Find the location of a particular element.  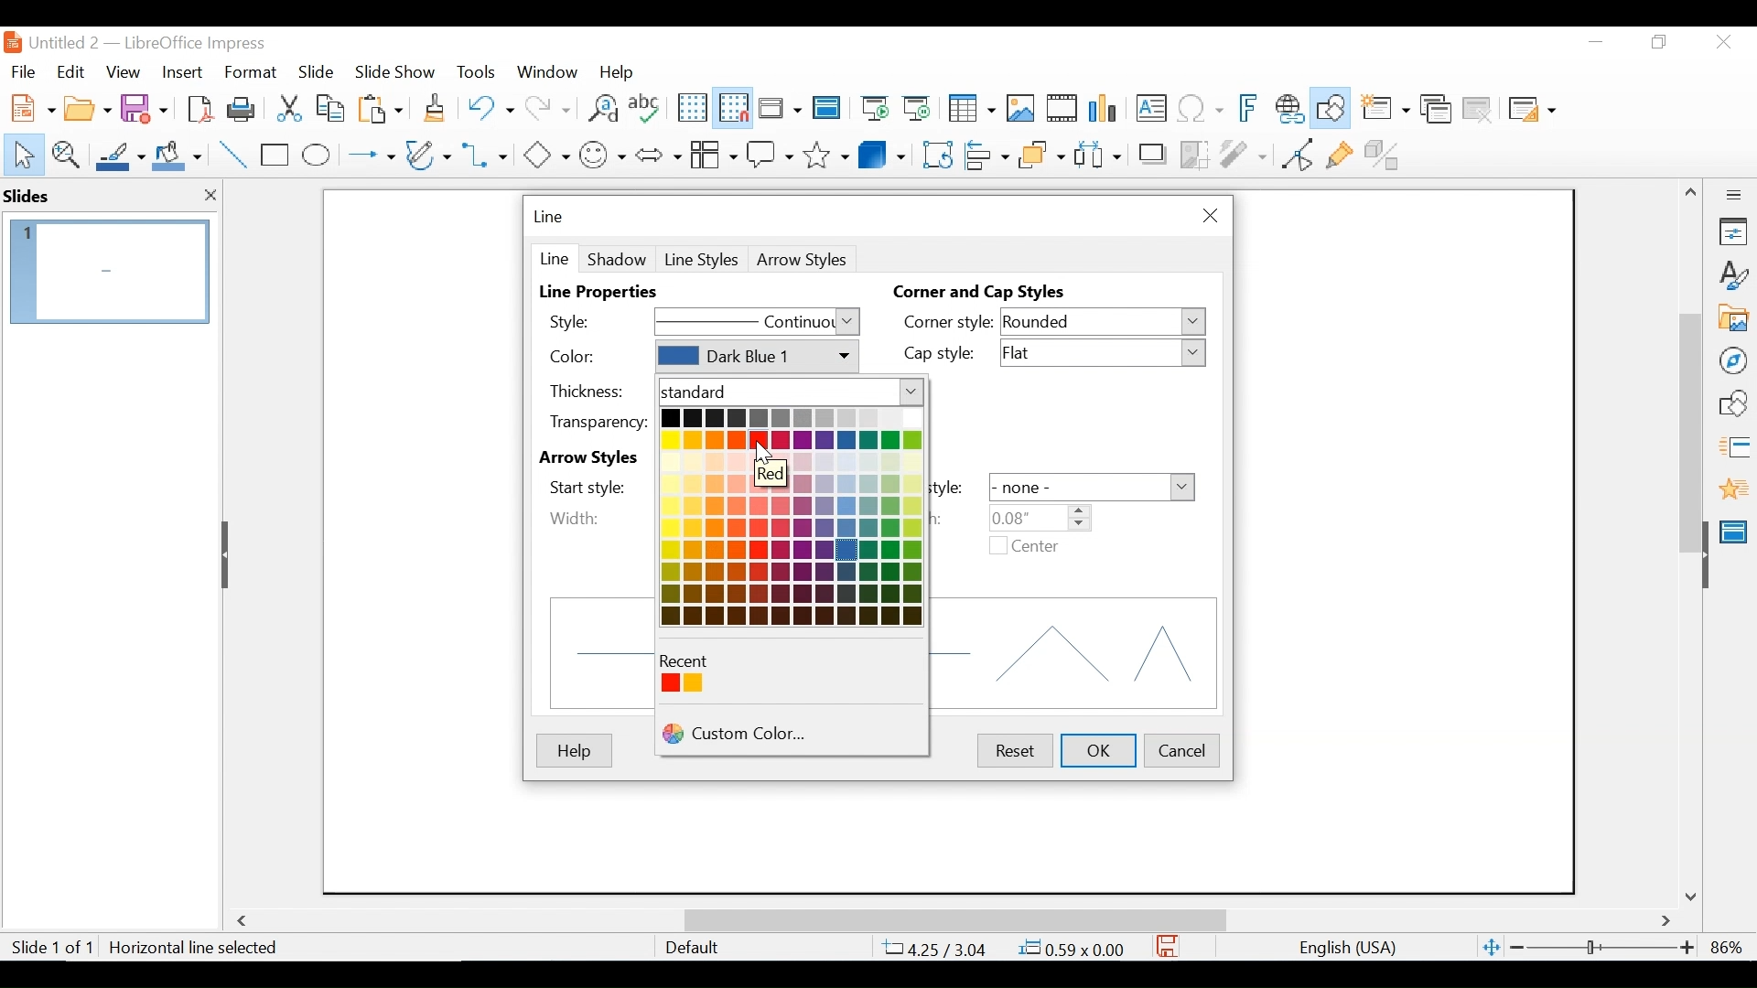

Corner and Cap Styles is located at coordinates (984, 293).